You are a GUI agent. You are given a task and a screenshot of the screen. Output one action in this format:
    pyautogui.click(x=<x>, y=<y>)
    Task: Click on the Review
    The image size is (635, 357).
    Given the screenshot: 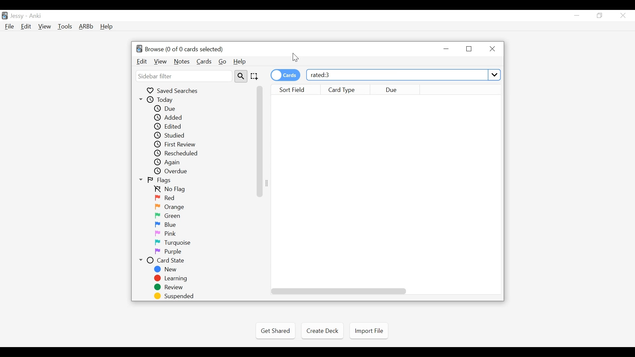 What is the action you would take?
    pyautogui.click(x=170, y=288)
    